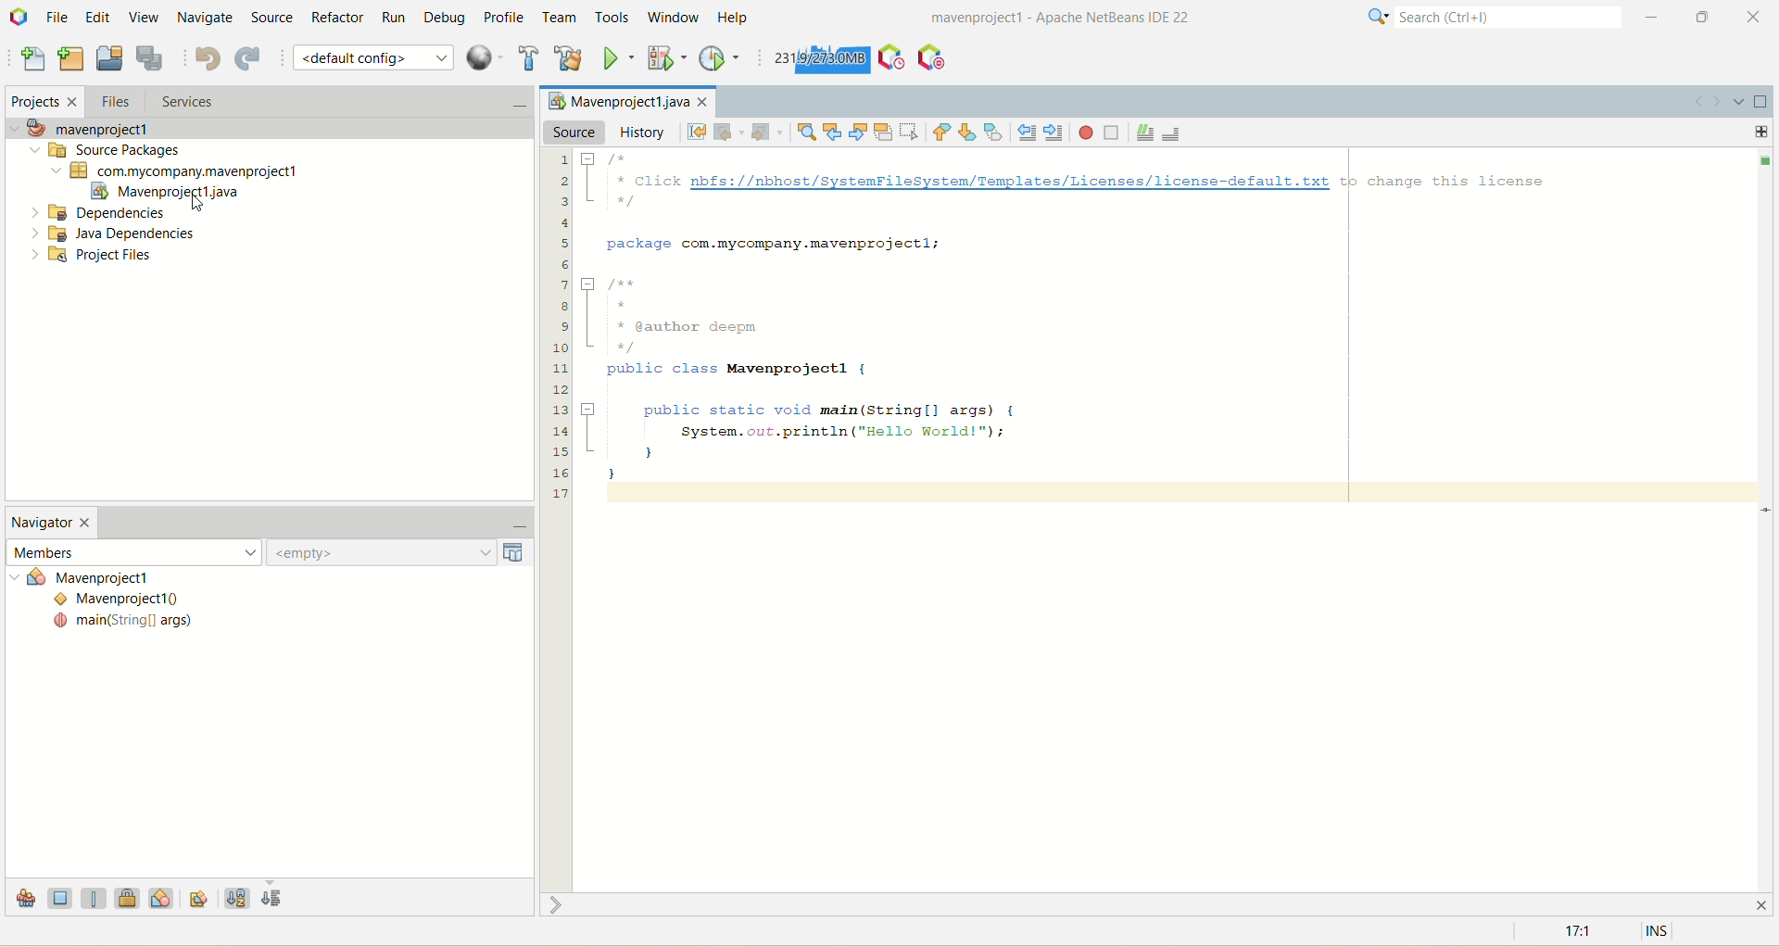 This screenshot has height=947, width=1779. Describe the element at coordinates (1703, 17) in the screenshot. I see `maximize` at that location.